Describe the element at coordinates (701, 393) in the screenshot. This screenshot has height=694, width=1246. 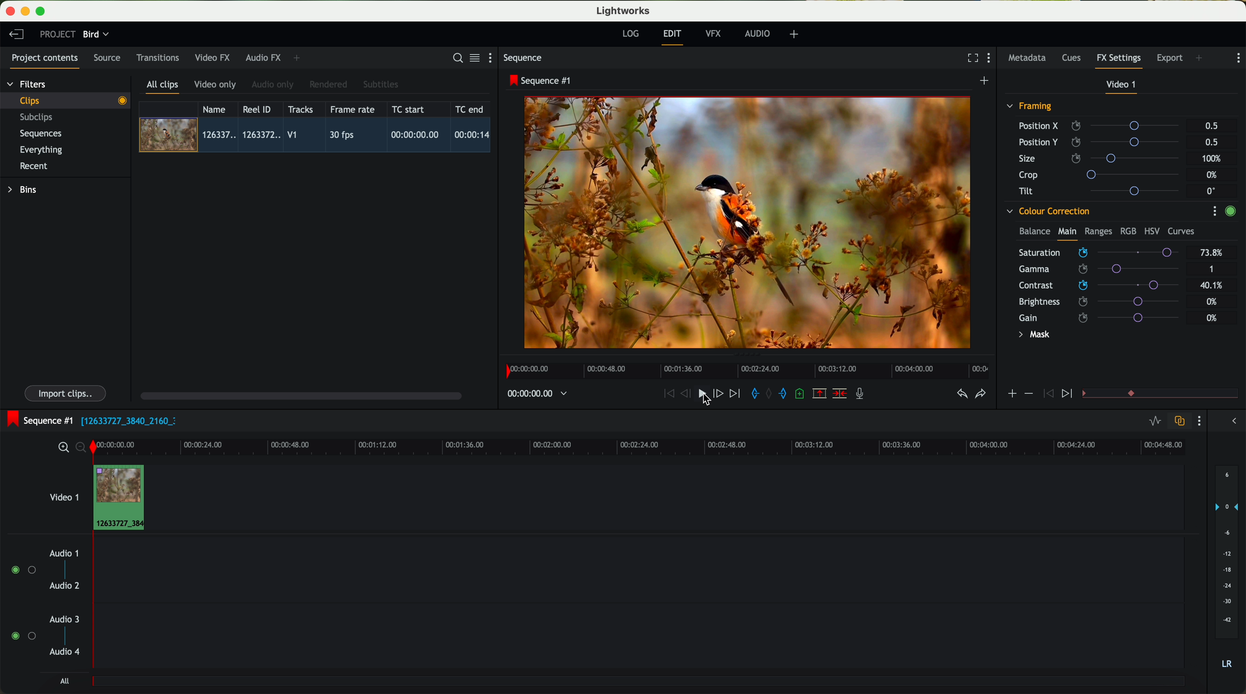
I see `play` at that location.